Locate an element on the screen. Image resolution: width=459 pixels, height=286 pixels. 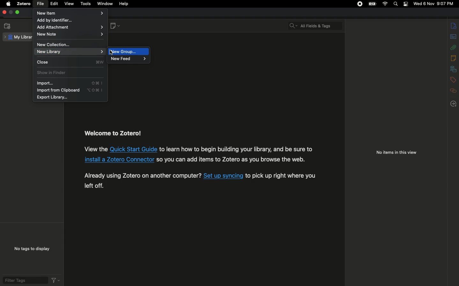
Close is located at coordinates (70, 62).